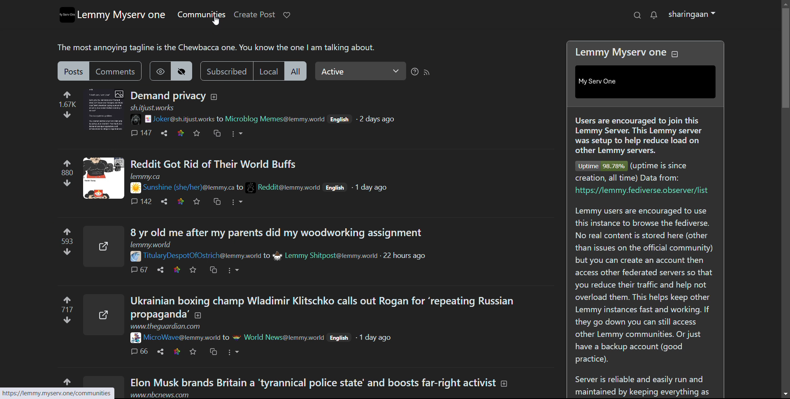 The image size is (790, 399). Describe the element at coordinates (225, 337) in the screenshot. I see `to` at that location.